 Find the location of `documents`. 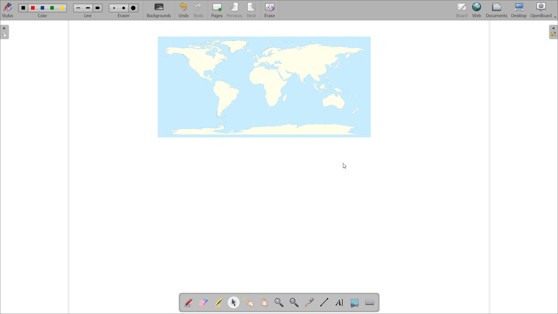

documents is located at coordinates (497, 10).